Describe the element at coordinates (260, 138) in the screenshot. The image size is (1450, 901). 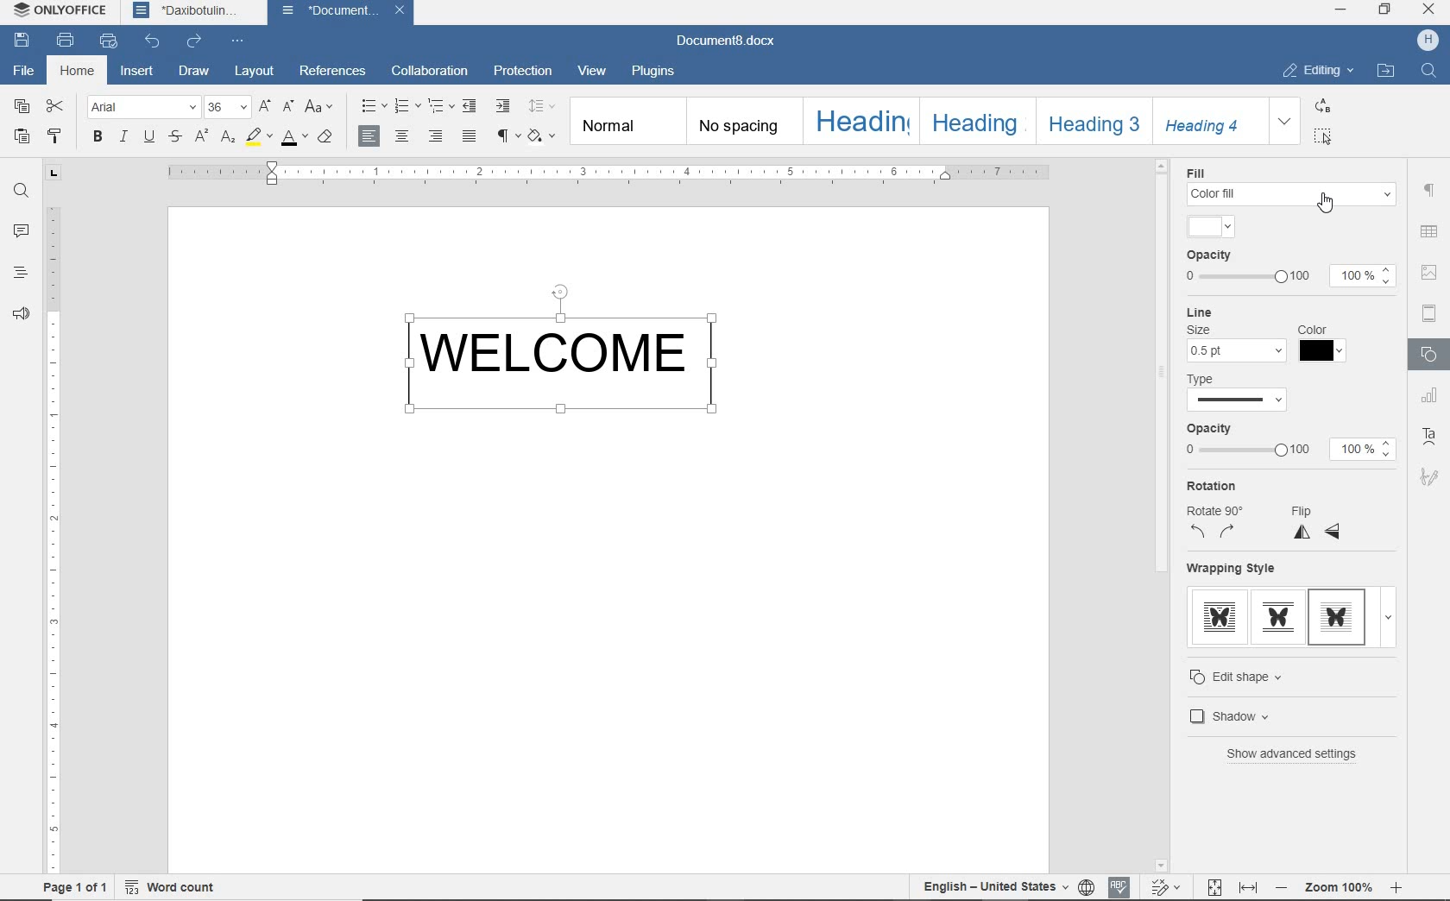
I see `HIGHLIGHT COLOR` at that location.